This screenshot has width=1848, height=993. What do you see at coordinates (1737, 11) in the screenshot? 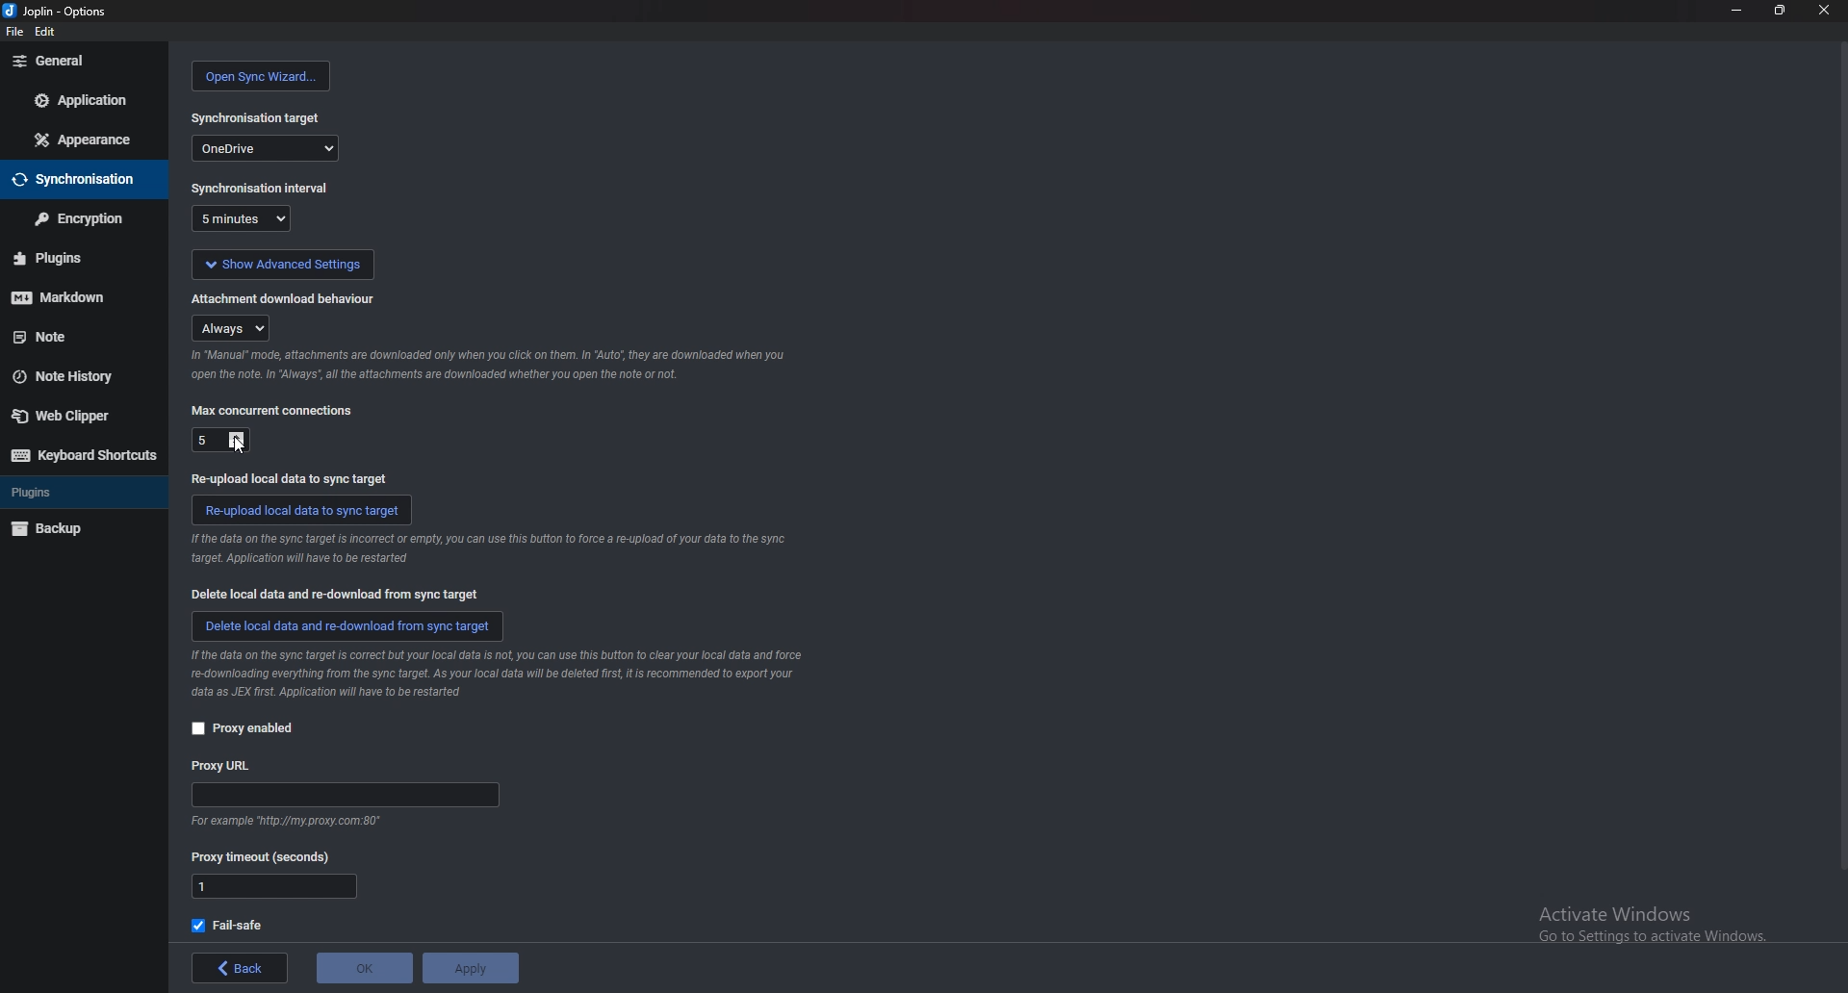
I see `minimize` at bounding box center [1737, 11].